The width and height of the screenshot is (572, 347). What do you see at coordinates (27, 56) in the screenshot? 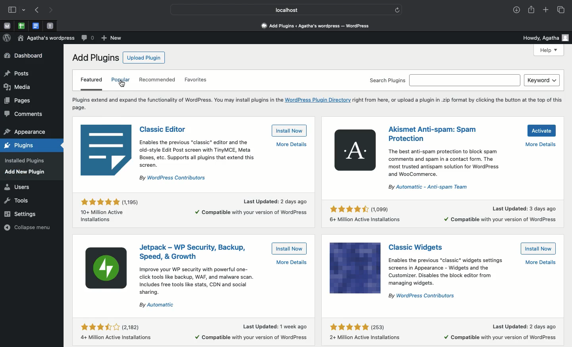
I see `Dashboard` at bounding box center [27, 56].